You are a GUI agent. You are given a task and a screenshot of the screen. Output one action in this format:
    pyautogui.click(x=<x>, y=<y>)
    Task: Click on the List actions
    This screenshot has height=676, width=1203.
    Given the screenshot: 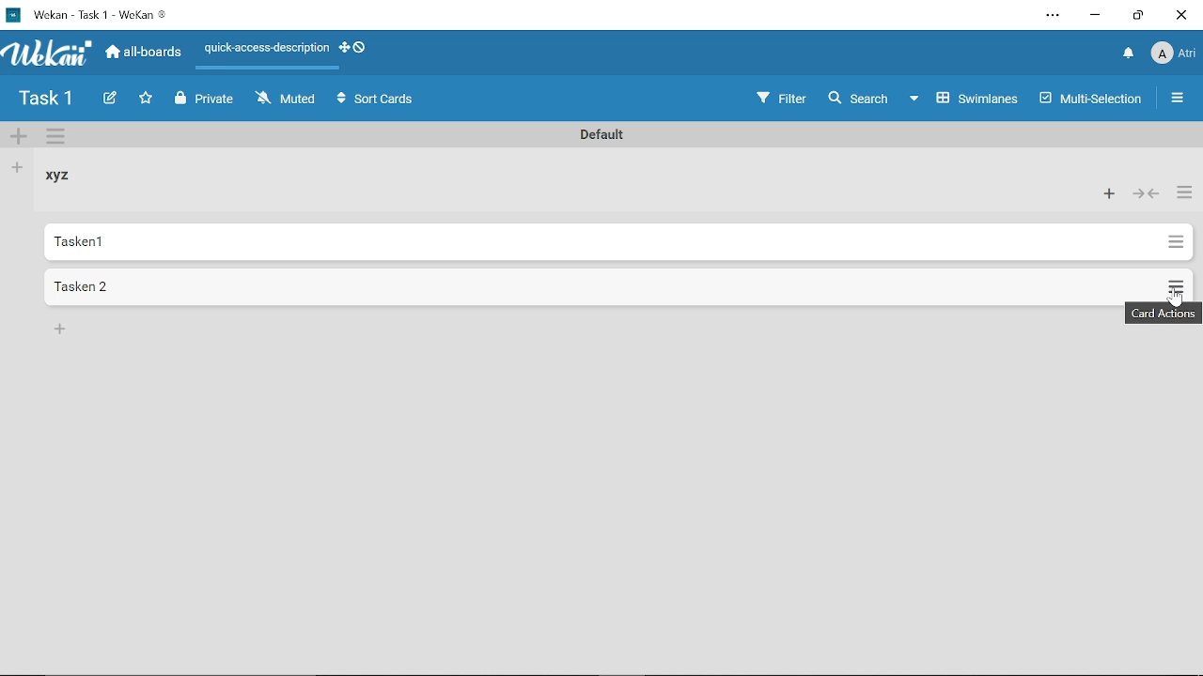 What is the action you would take?
    pyautogui.click(x=1186, y=195)
    